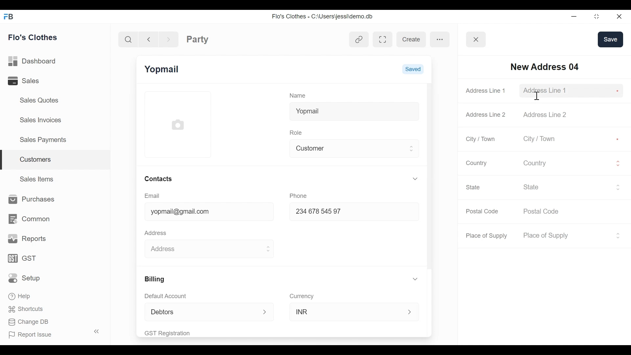 The height and width of the screenshot is (355, 631). What do you see at coordinates (488, 236) in the screenshot?
I see `Place of Supply` at bounding box center [488, 236].